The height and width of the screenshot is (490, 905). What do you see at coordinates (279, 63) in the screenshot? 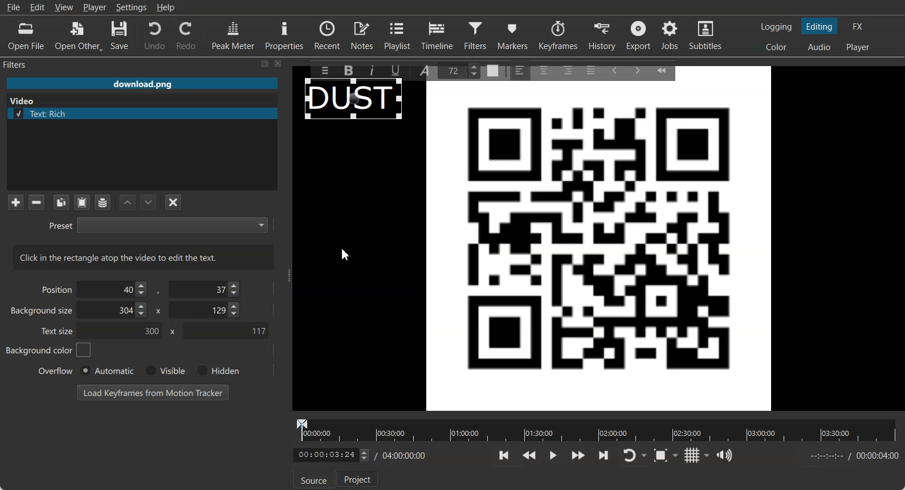
I see `Close` at bounding box center [279, 63].